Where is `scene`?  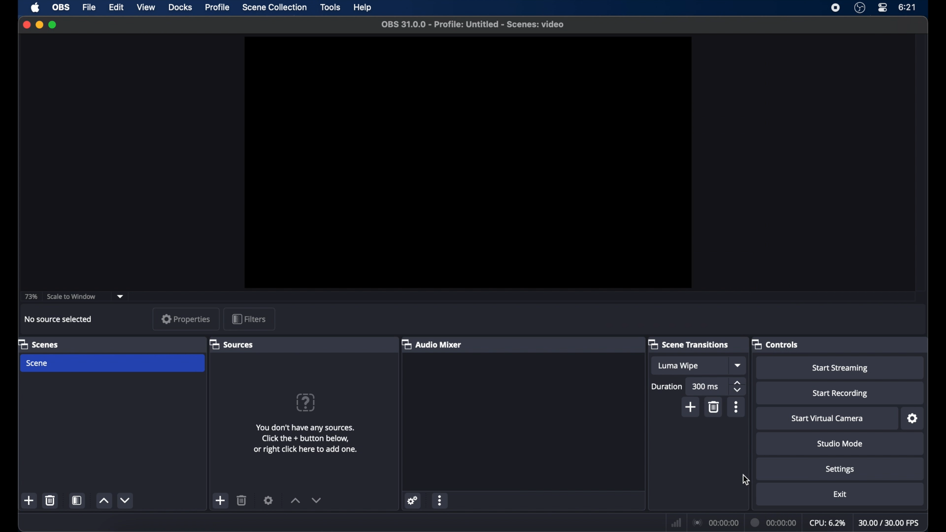
scene is located at coordinates (38, 364).